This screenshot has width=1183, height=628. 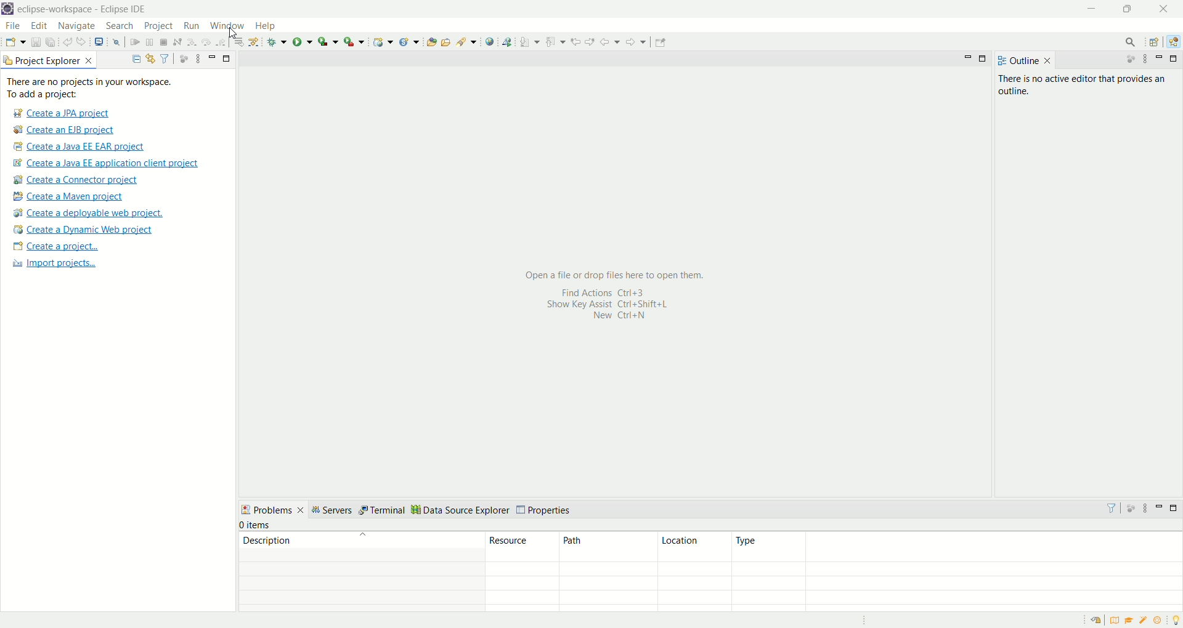 I want to click on forward, so click(x=635, y=45).